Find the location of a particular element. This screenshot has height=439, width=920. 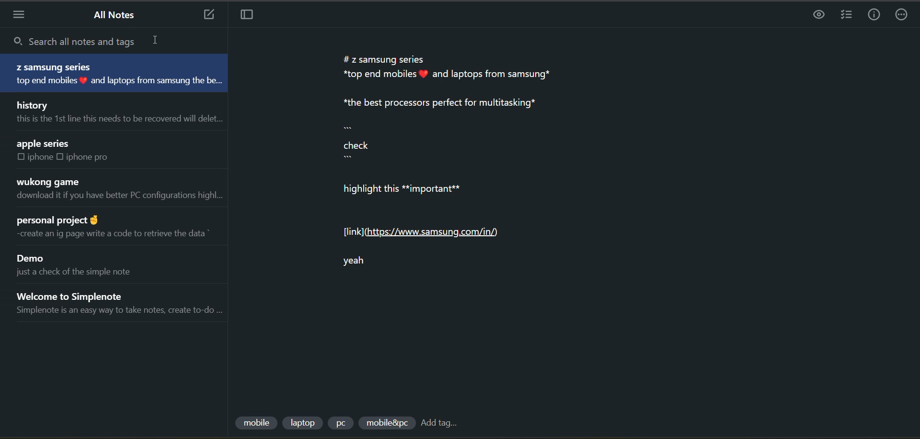

Z samsung series is located at coordinates (54, 66).